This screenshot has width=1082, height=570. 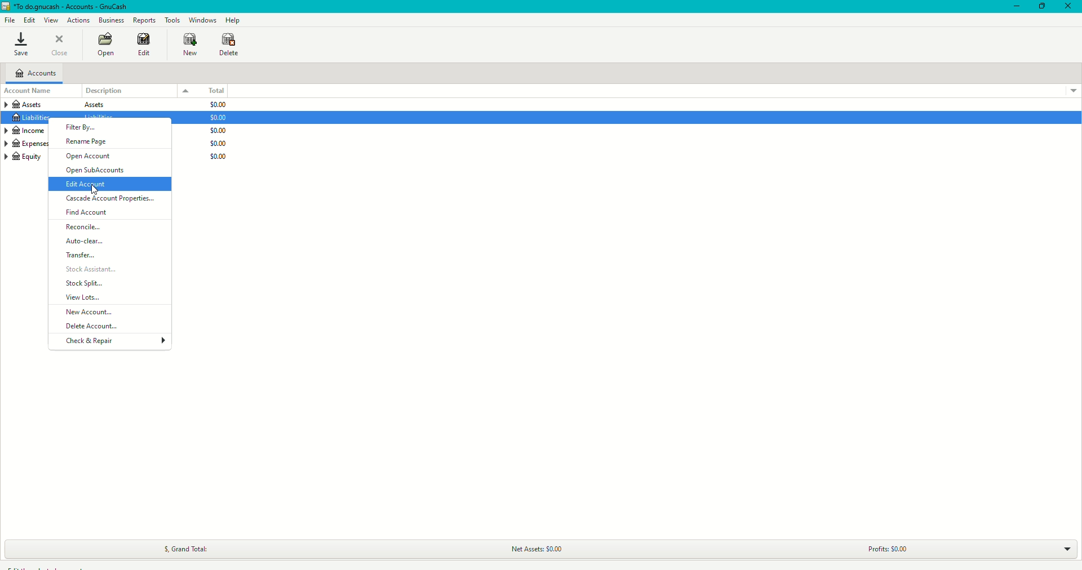 What do you see at coordinates (204, 20) in the screenshot?
I see `Windows` at bounding box center [204, 20].